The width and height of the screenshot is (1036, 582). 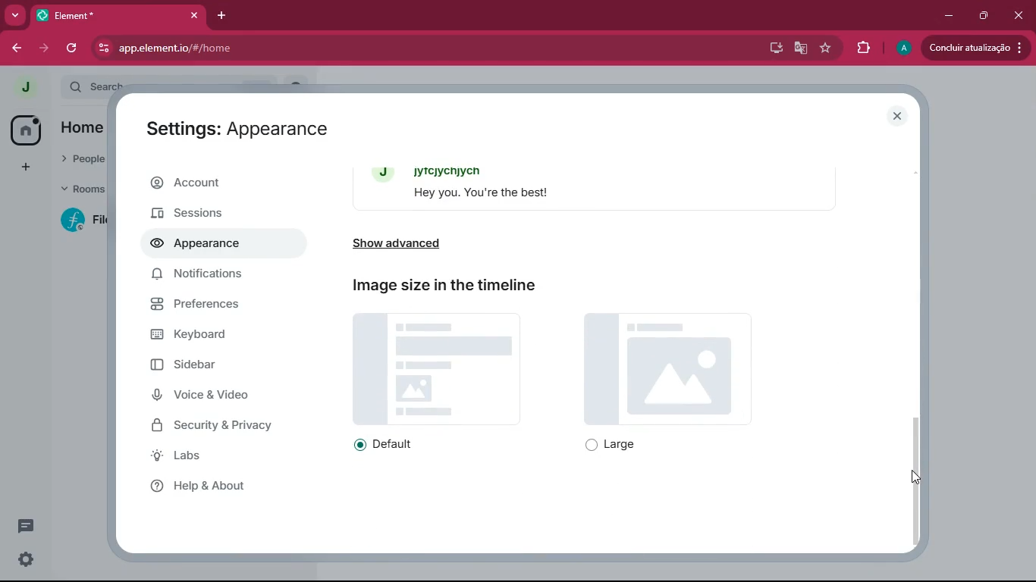 What do you see at coordinates (27, 87) in the screenshot?
I see `profile` at bounding box center [27, 87].